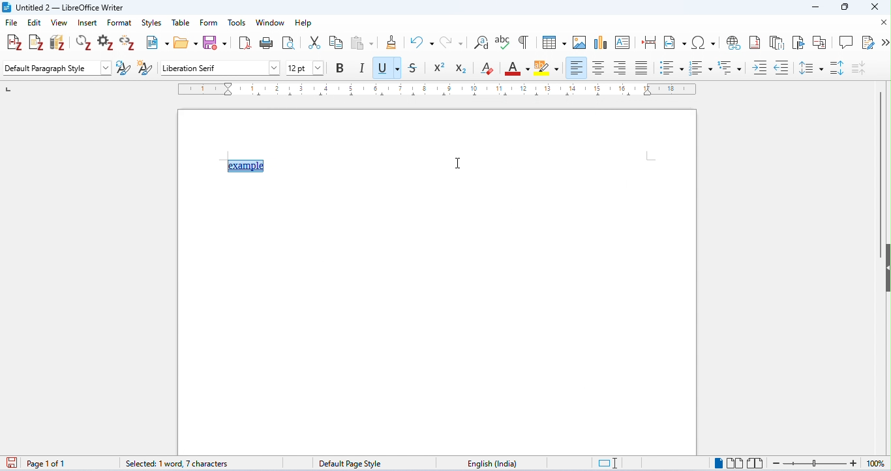 This screenshot has width=891, height=471. I want to click on close document, so click(883, 23).